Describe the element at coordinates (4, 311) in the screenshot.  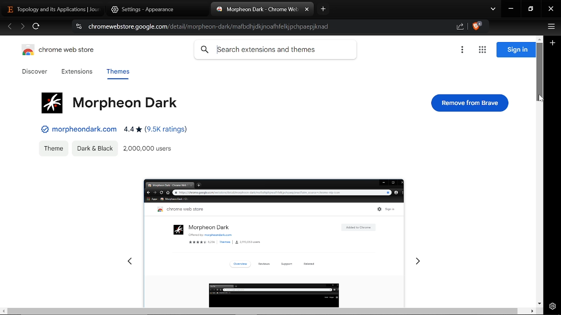
I see `Move left` at that location.